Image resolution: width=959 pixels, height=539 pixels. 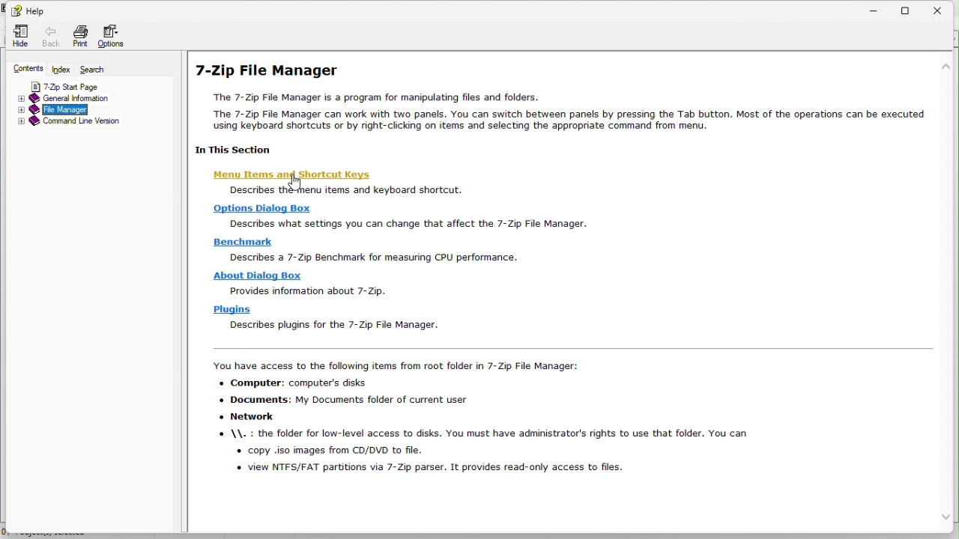 What do you see at coordinates (306, 293) in the screenshot?
I see `Provides information about 7-zip` at bounding box center [306, 293].